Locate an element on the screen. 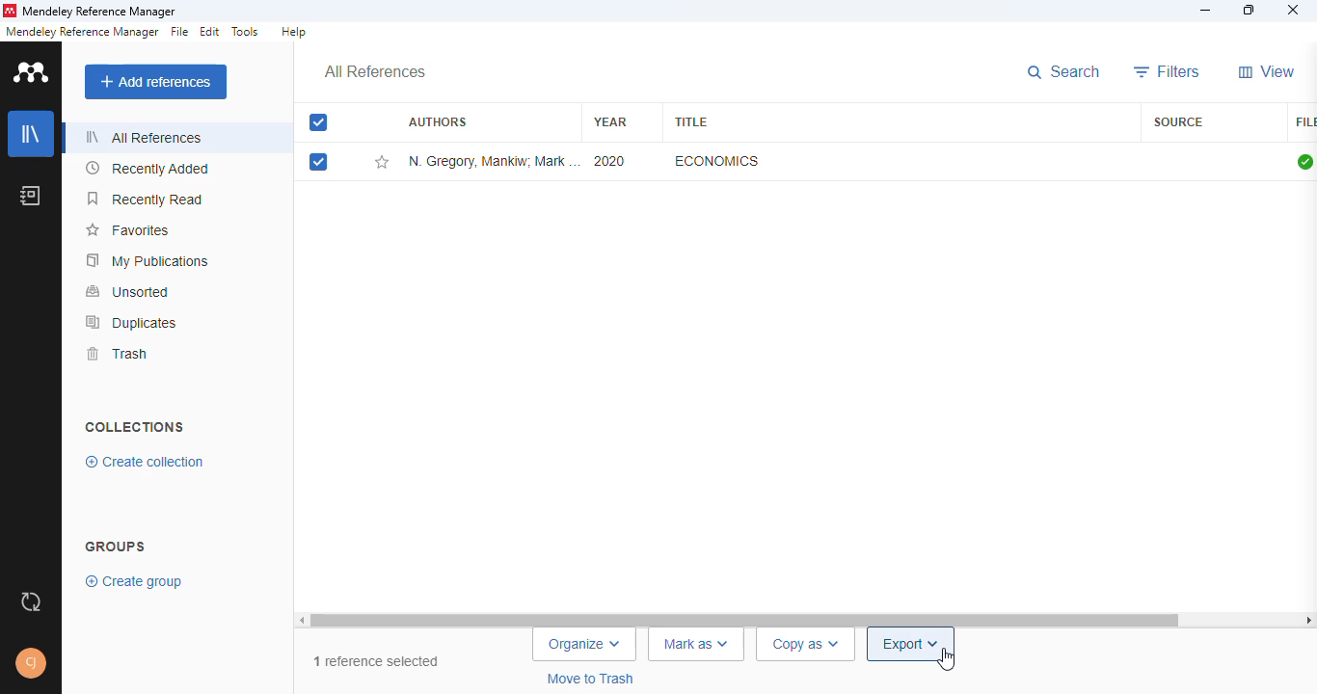 The height and width of the screenshot is (694, 1317). export is located at coordinates (911, 645).